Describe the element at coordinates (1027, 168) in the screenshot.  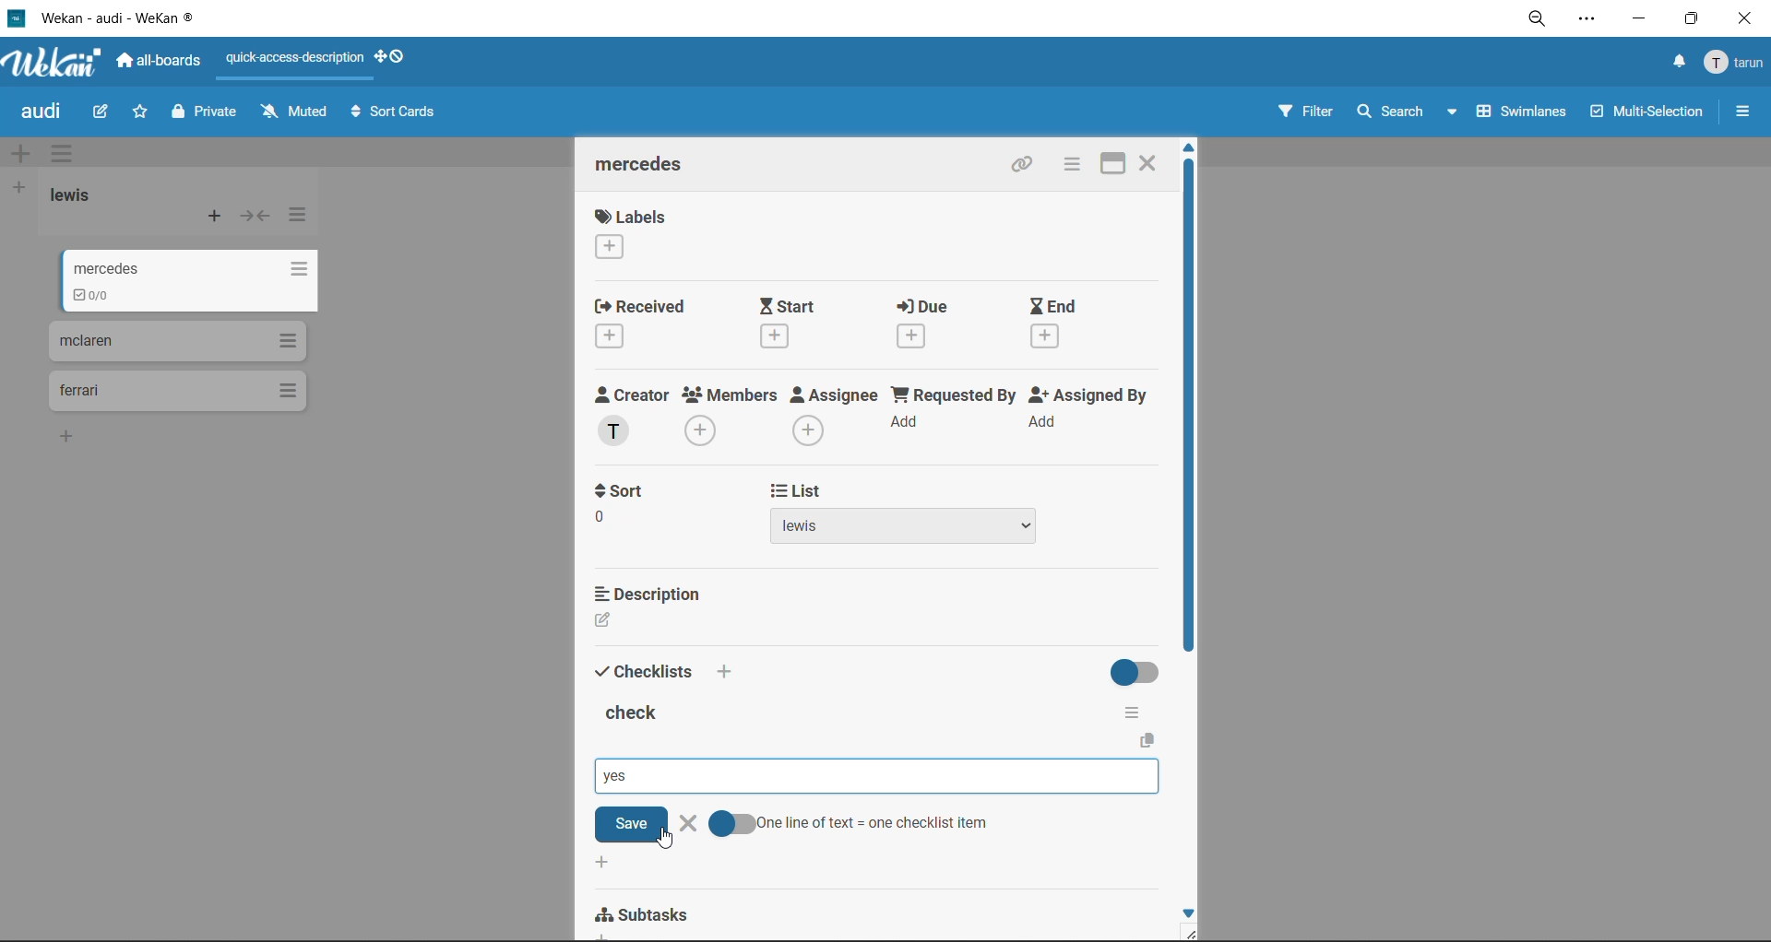
I see `copy` at that location.